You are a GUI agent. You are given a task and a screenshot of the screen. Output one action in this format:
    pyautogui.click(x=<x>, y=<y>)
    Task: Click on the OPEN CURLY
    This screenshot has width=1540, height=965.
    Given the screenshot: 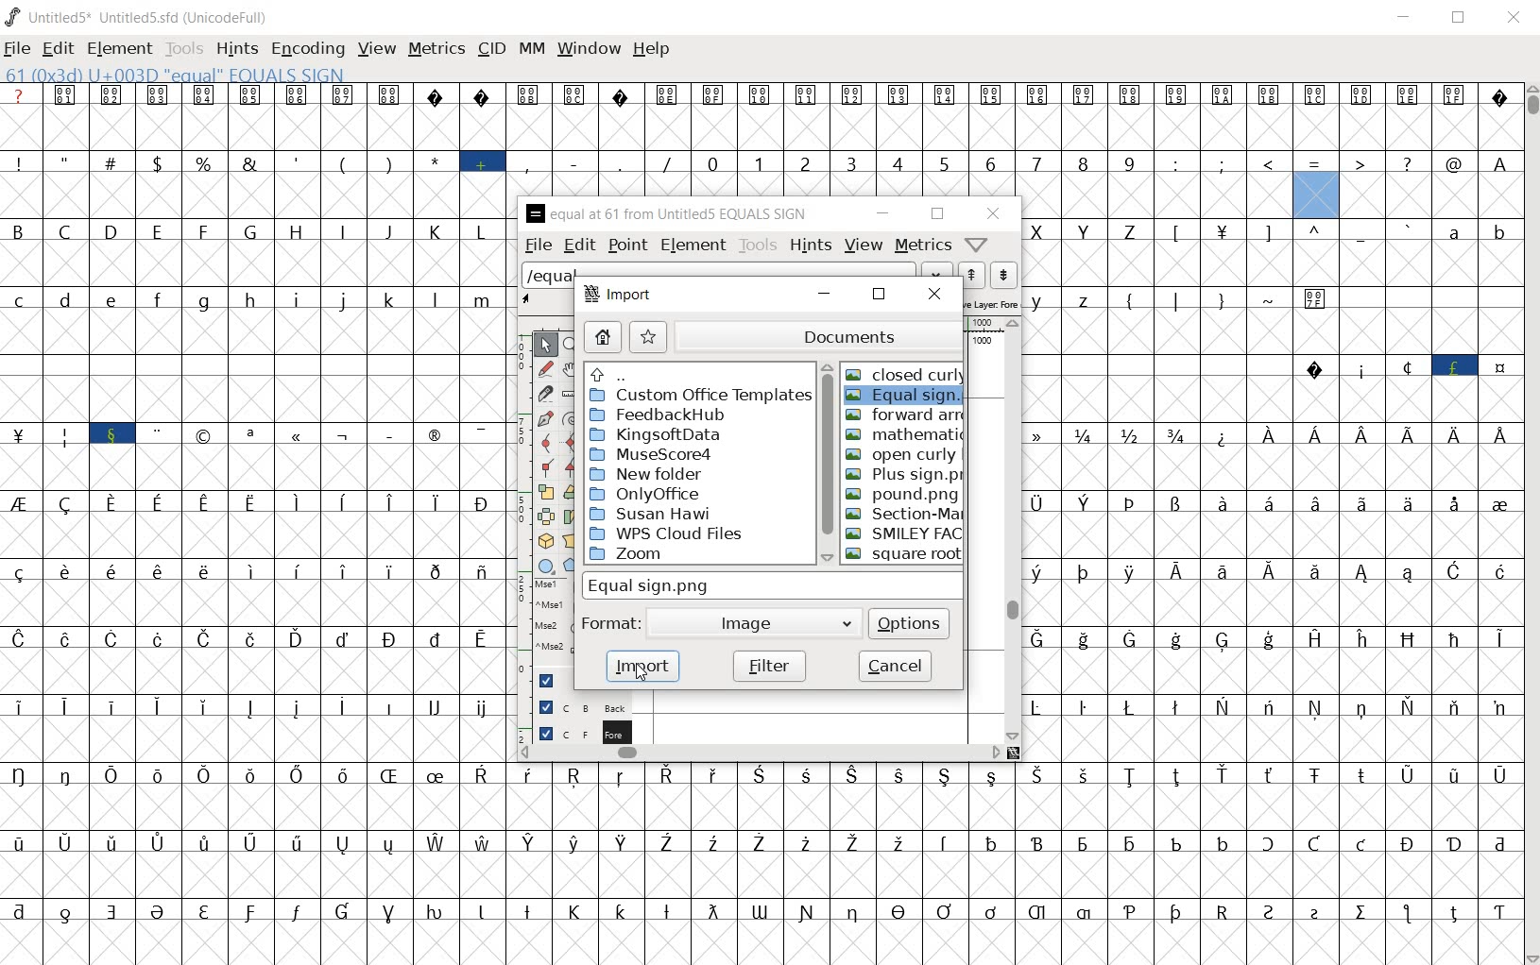 What is the action you would take?
    pyautogui.click(x=905, y=452)
    